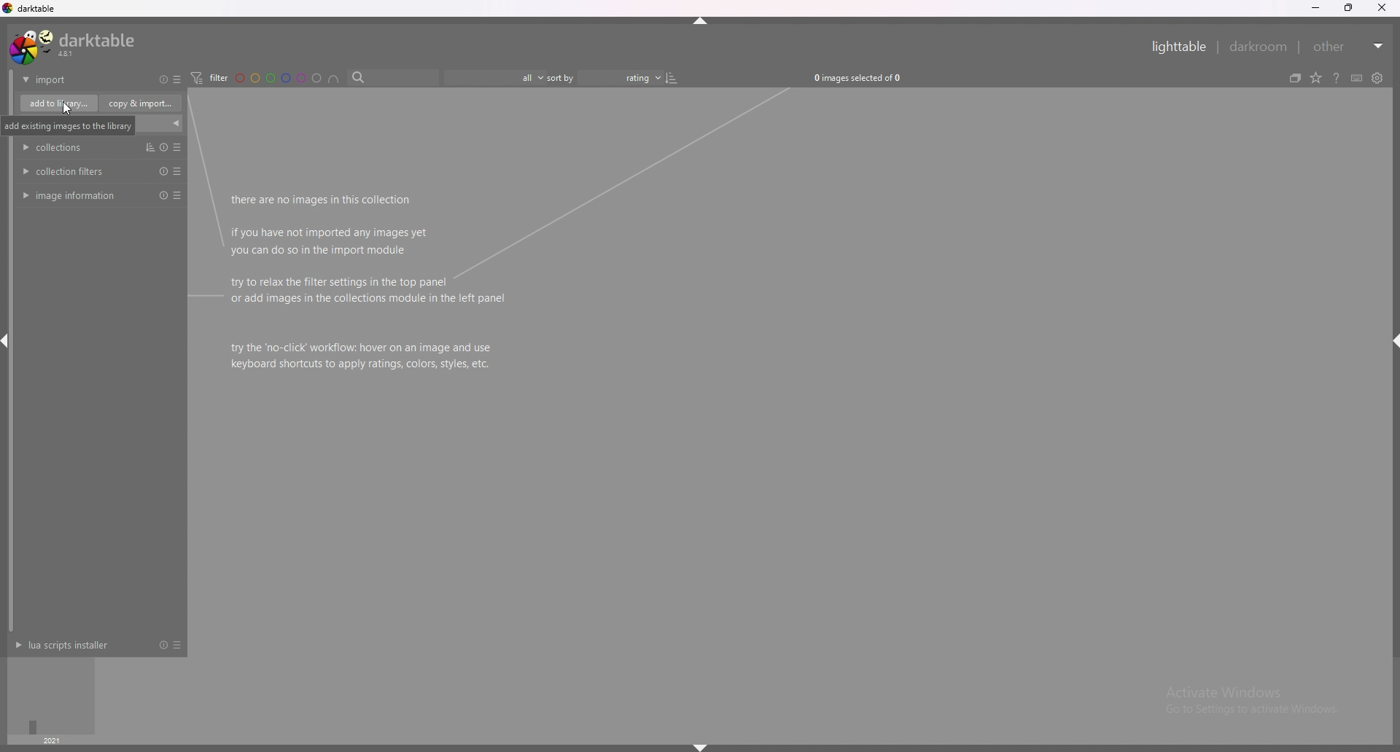  What do you see at coordinates (176, 79) in the screenshot?
I see `presets` at bounding box center [176, 79].